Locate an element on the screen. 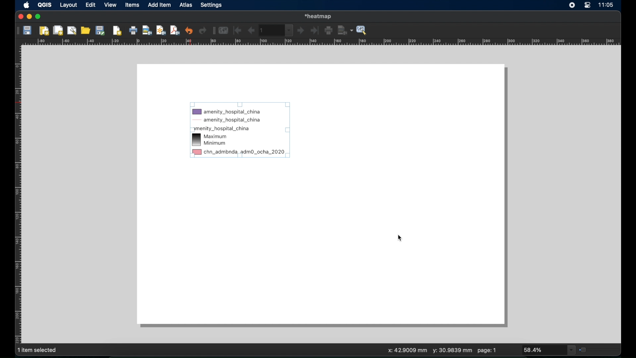 This screenshot has width=636, height=358. last image is located at coordinates (316, 31).